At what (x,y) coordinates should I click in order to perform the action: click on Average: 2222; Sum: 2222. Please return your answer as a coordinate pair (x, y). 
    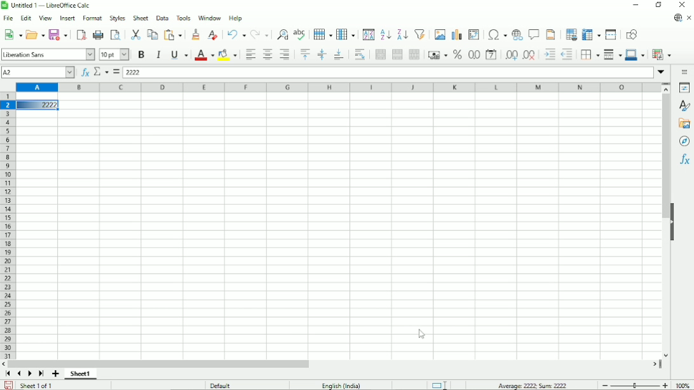
    Looking at the image, I should click on (533, 385).